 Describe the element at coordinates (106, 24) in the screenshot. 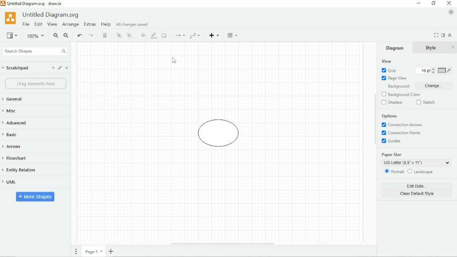

I see `Help` at that location.